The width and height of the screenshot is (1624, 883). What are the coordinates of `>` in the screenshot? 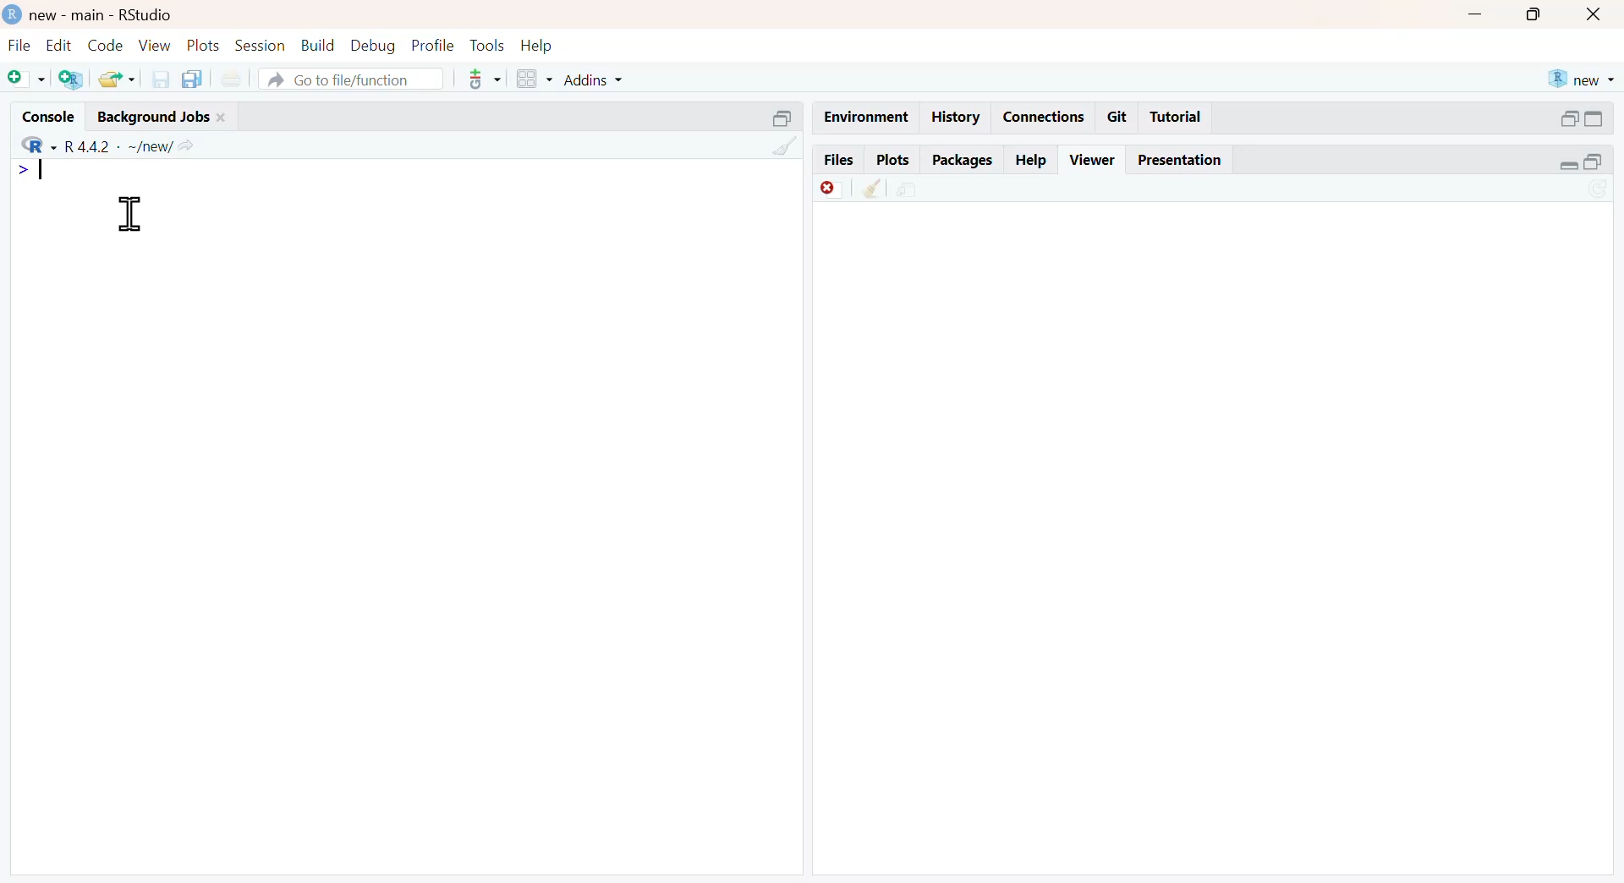 It's located at (20, 171).